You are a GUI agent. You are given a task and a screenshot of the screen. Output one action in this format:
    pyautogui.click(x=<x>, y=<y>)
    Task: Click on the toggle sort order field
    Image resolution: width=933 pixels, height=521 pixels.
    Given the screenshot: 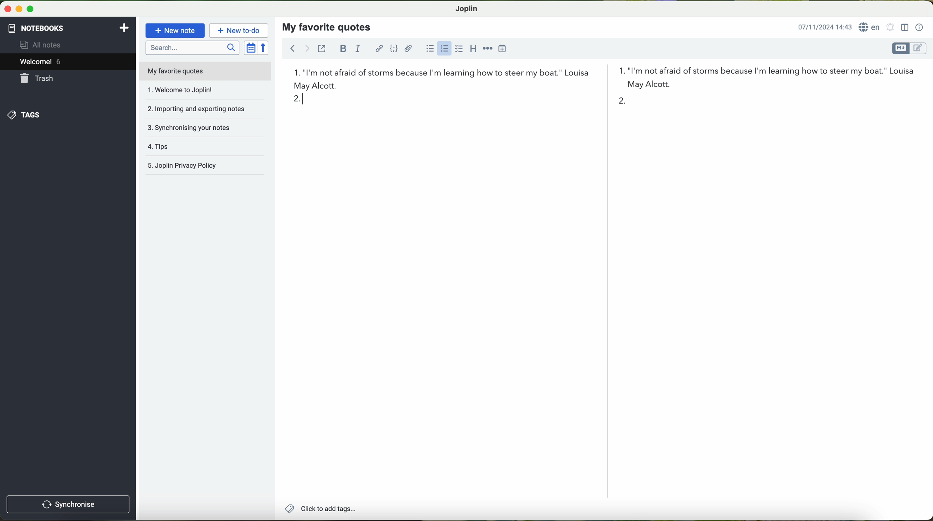 What is the action you would take?
    pyautogui.click(x=250, y=48)
    